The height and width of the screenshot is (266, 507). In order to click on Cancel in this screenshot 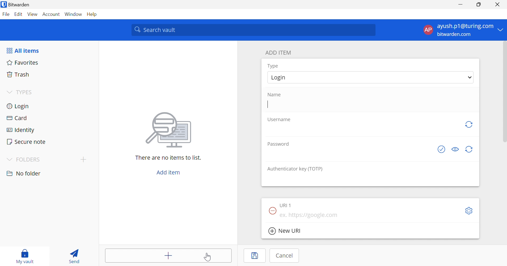, I will do `click(285, 255)`.